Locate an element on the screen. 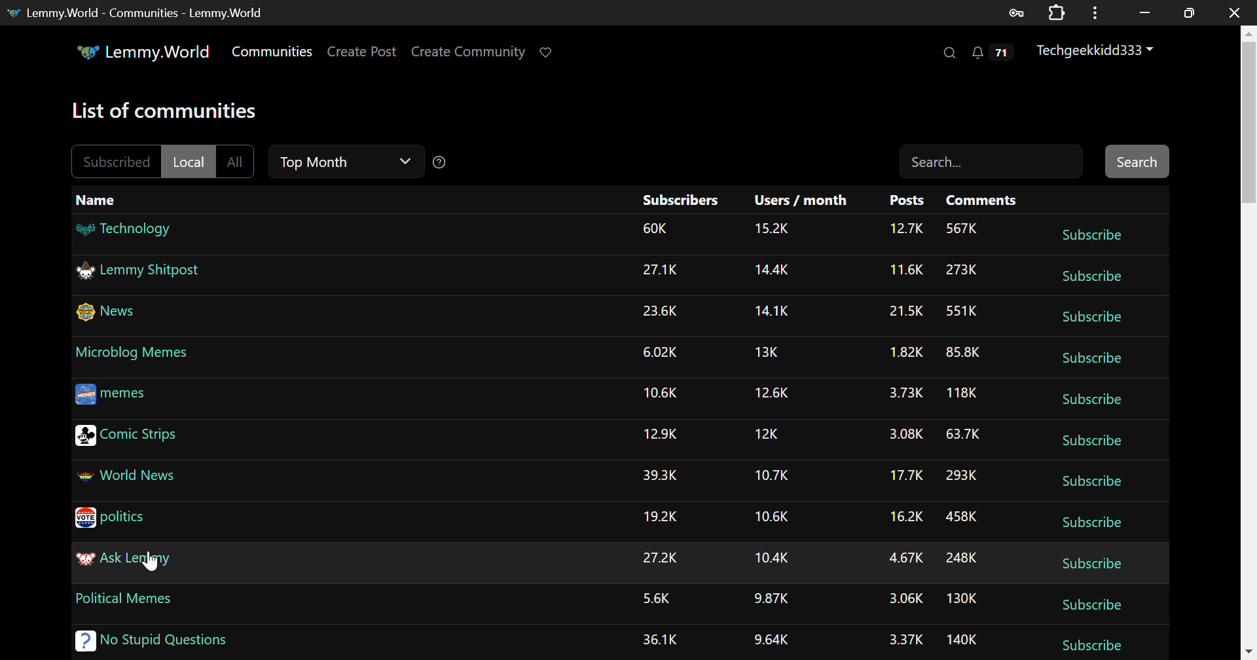 This screenshot has height=660, width=1257. Amount is located at coordinates (659, 392).